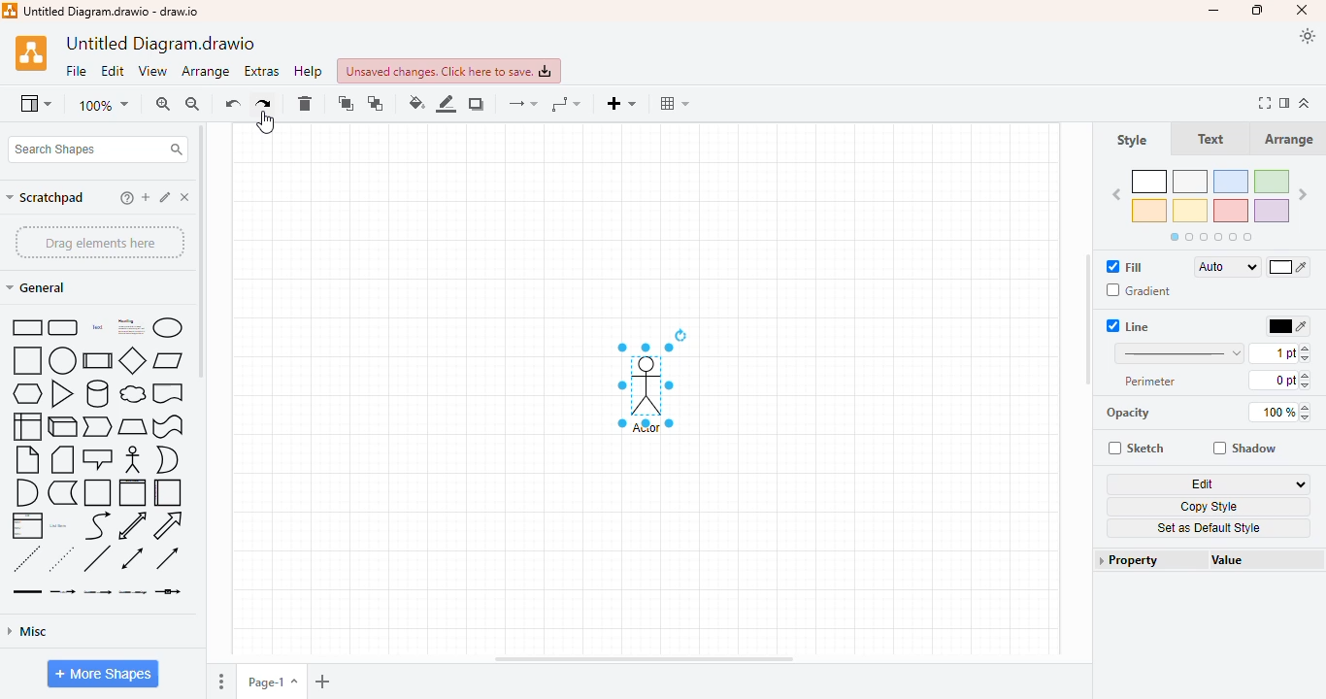  I want to click on style, so click(1132, 141).